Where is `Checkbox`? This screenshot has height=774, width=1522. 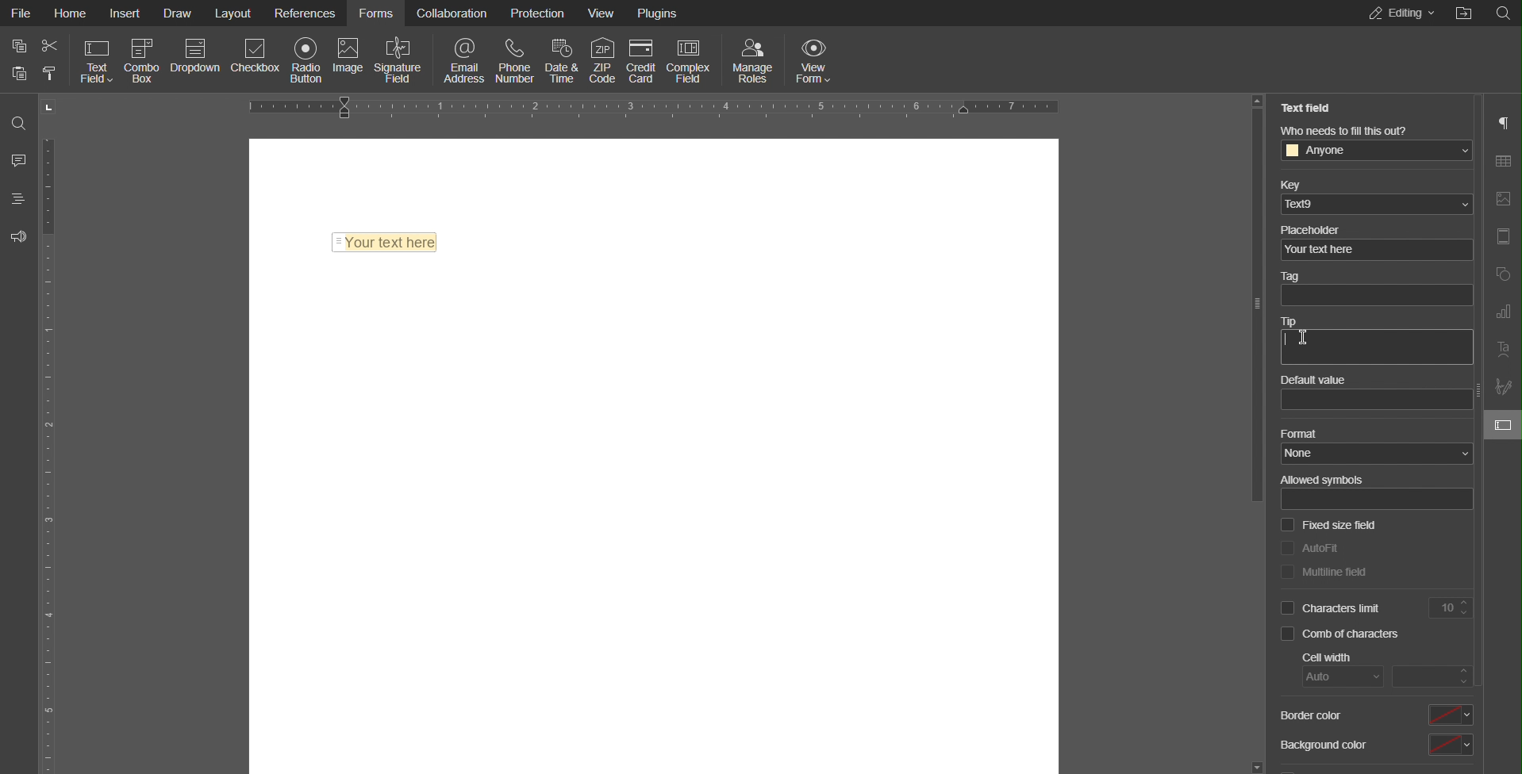 Checkbox is located at coordinates (256, 60).